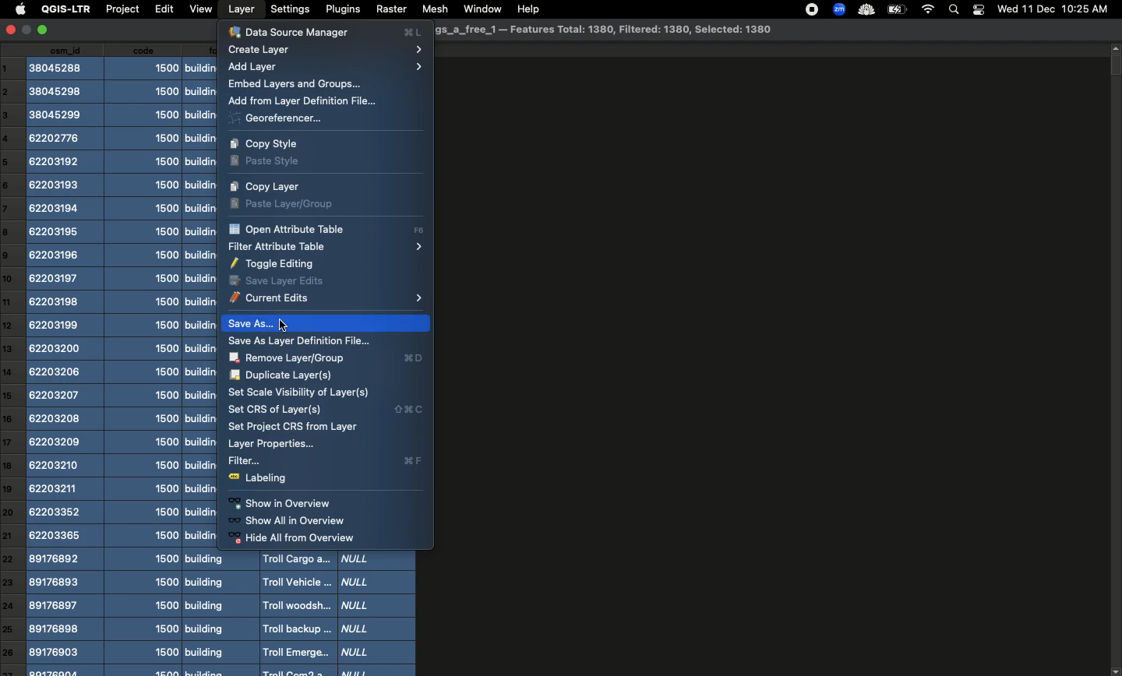 The image size is (1122, 676). What do you see at coordinates (270, 445) in the screenshot?
I see `Layer properties` at bounding box center [270, 445].